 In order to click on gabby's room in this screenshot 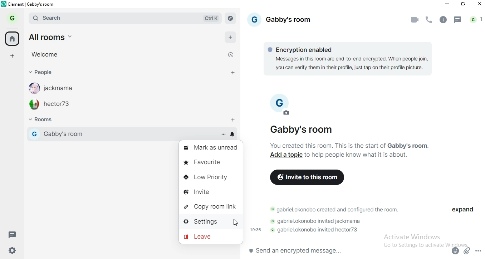, I will do `click(312, 129)`.